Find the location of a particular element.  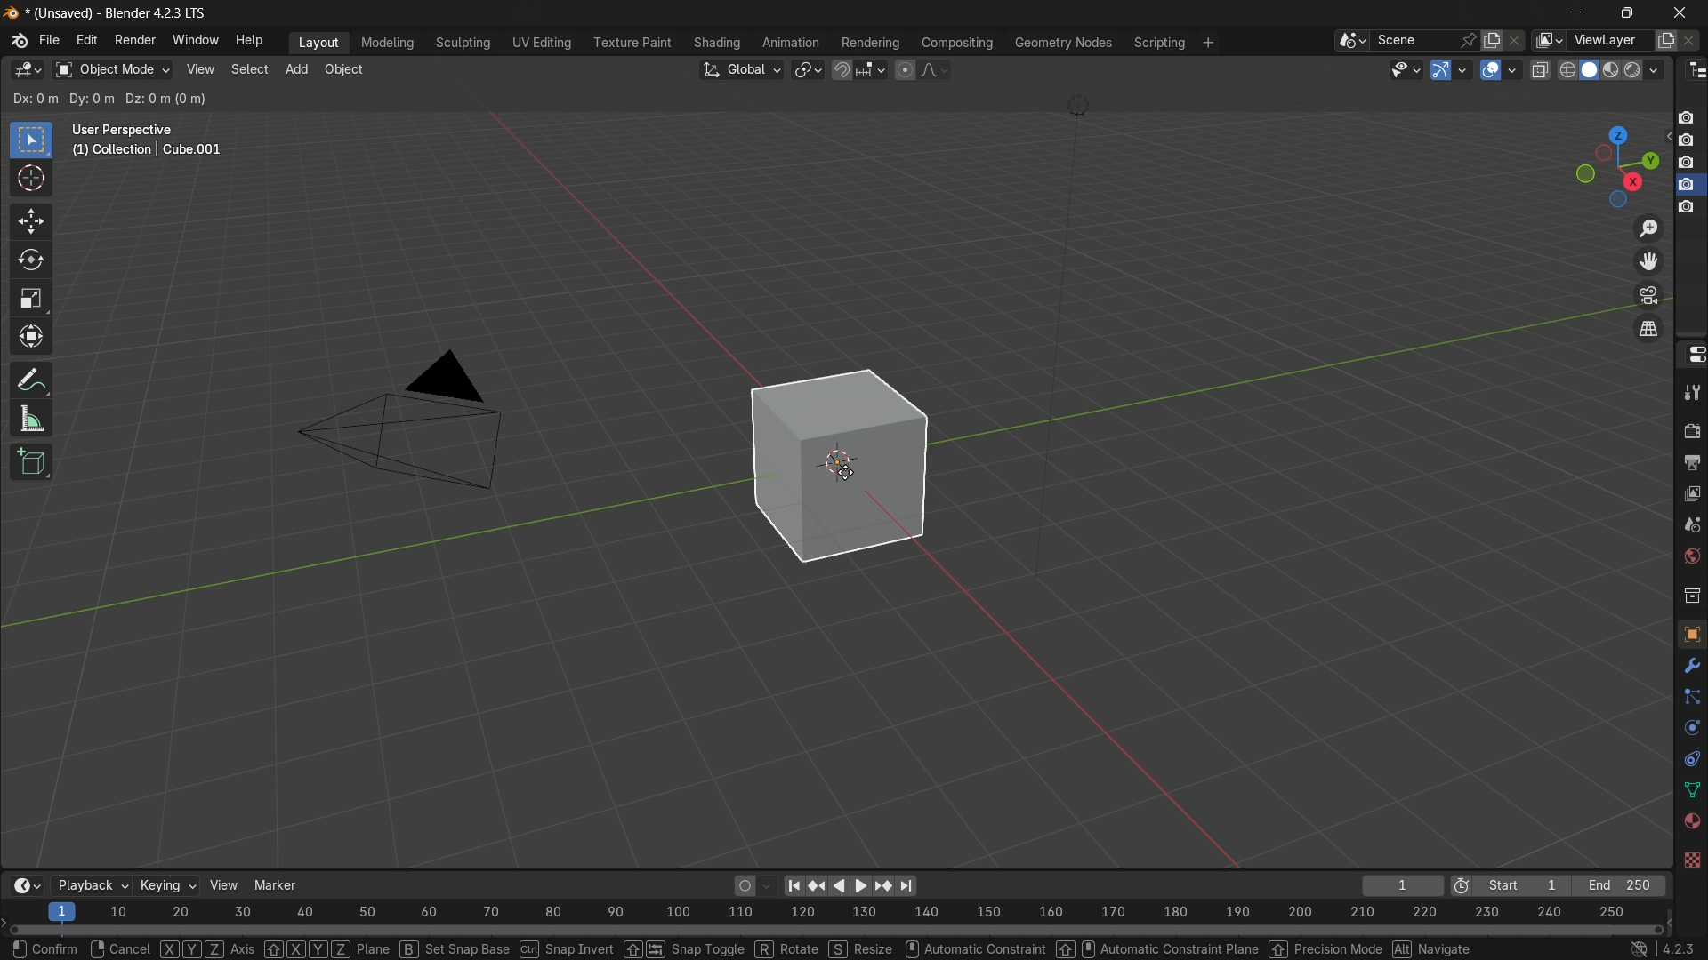

add tab is located at coordinates (300, 71).